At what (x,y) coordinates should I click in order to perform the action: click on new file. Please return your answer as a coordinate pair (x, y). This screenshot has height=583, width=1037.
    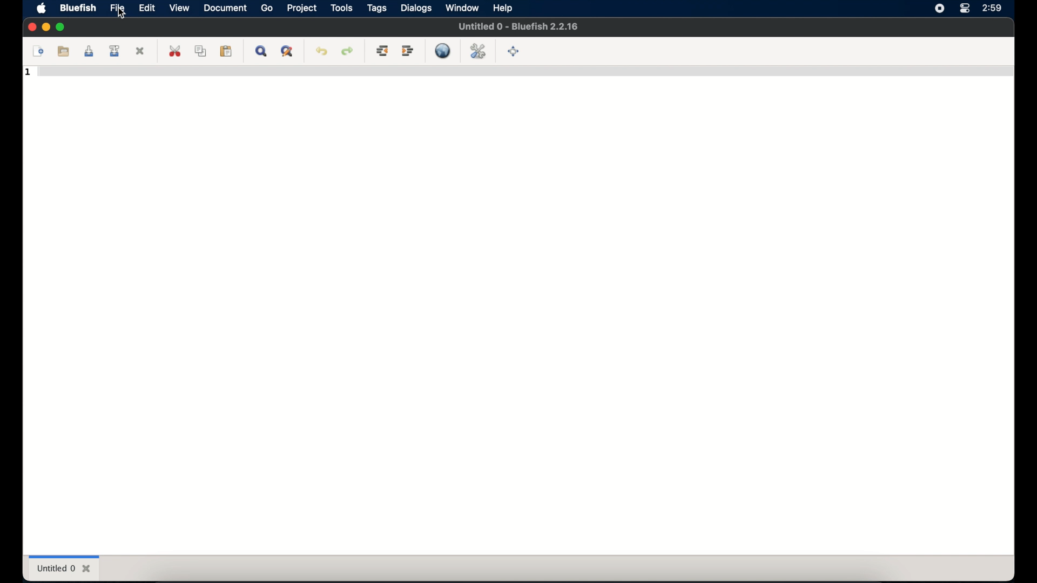
    Looking at the image, I should click on (38, 51).